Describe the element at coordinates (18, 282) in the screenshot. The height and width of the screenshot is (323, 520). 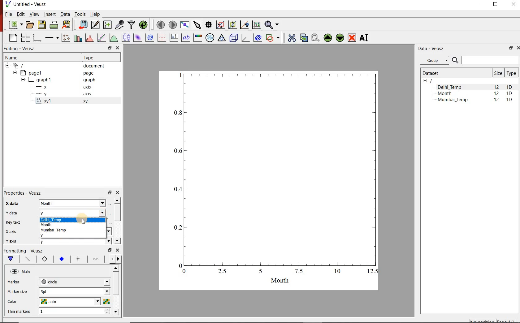
I see `marker` at that location.